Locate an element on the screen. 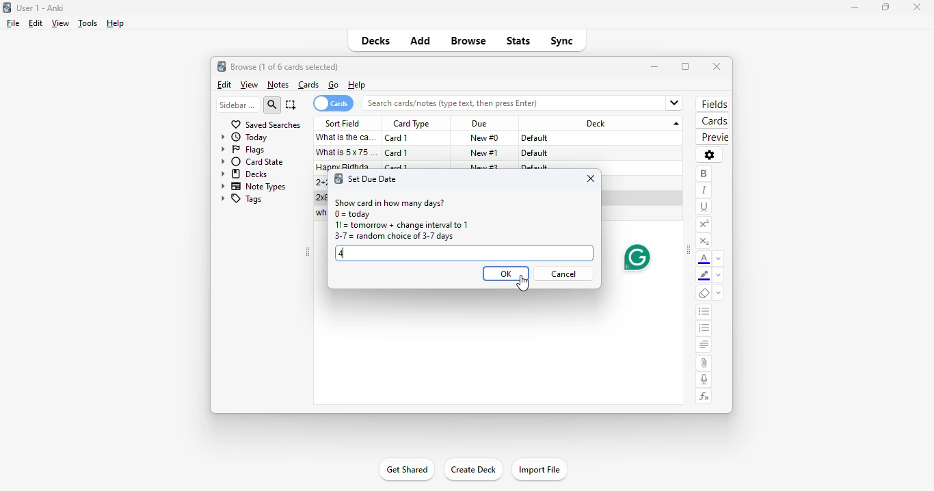  cards is located at coordinates (333, 103).